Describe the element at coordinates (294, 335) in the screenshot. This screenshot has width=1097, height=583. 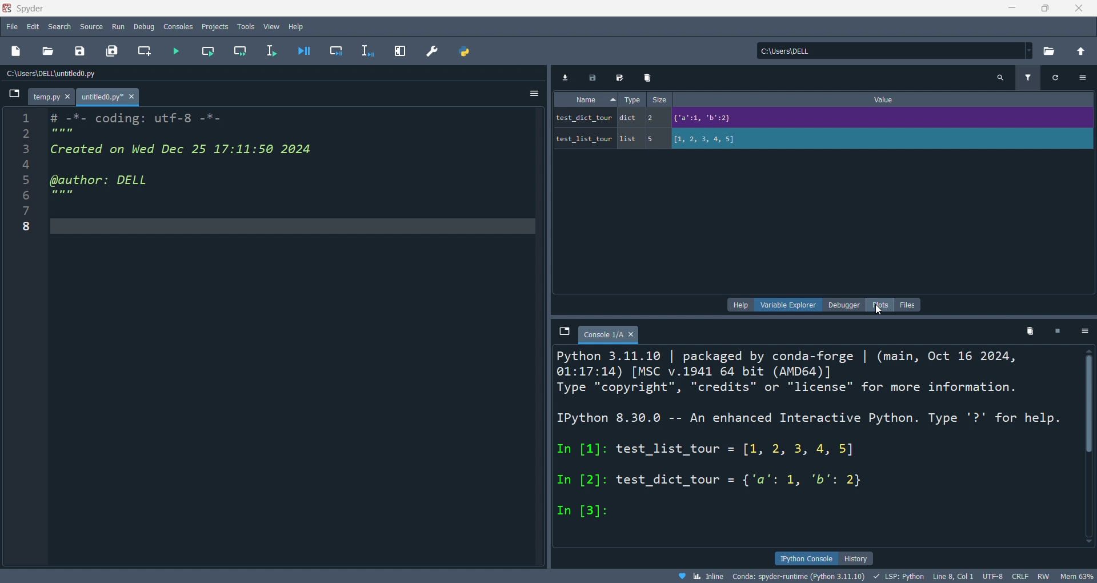
I see `editor pane` at that location.